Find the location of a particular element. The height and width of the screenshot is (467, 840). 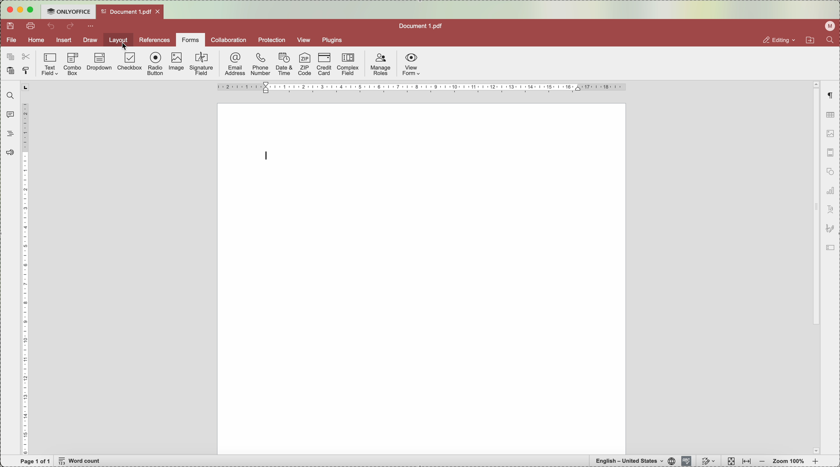

home is located at coordinates (37, 41).